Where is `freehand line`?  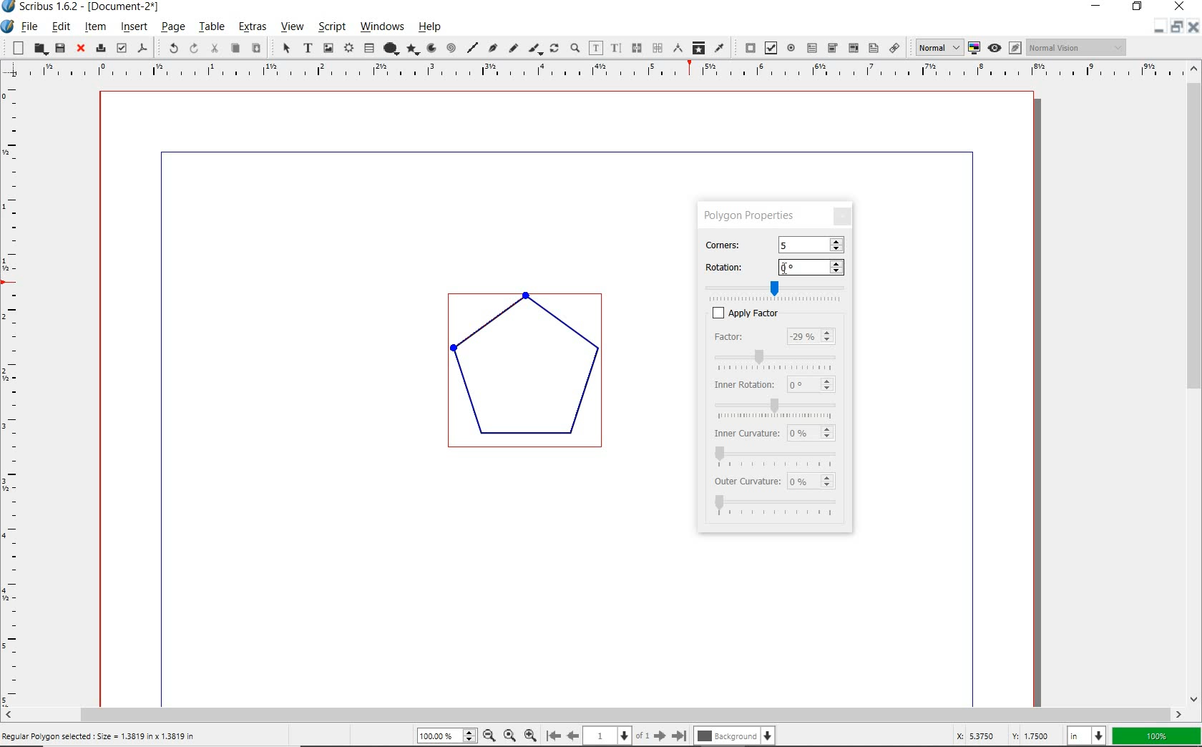
freehand line is located at coordinates (513, 49).